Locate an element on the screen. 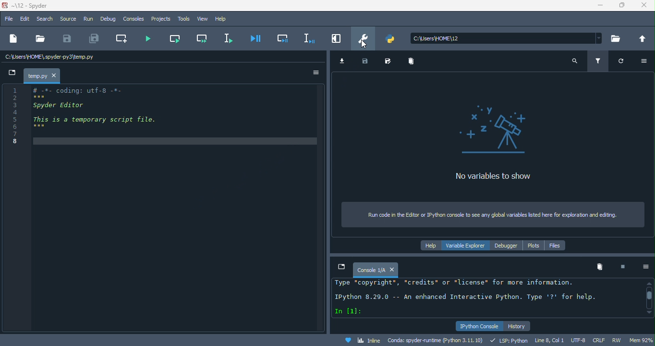  debug cell is located at coordinates (280, 38).